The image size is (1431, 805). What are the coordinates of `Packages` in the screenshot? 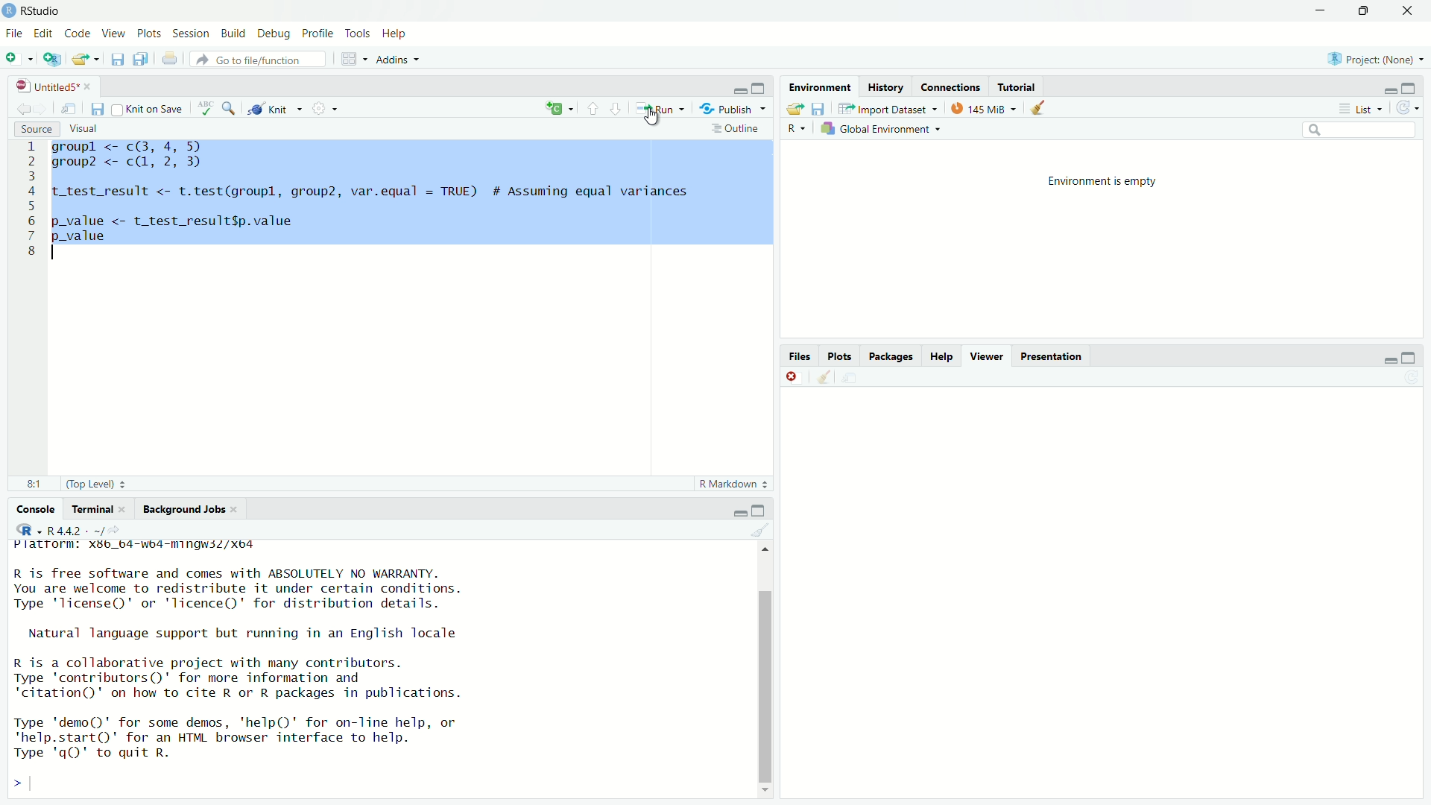 It's located at (892, 356).